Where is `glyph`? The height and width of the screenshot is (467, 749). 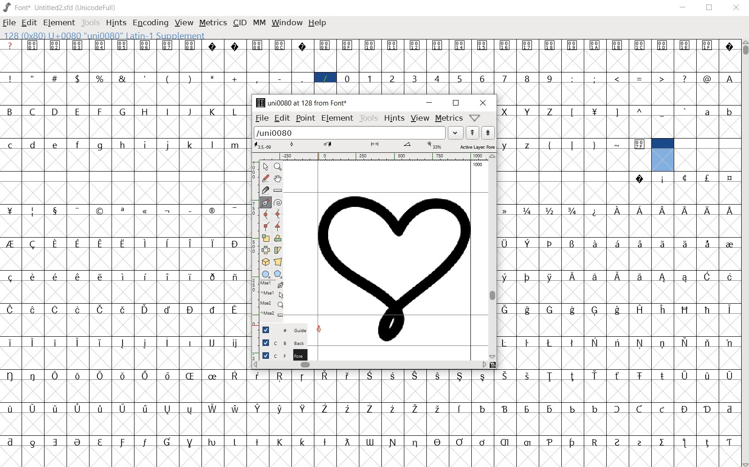 glyph is located at coordinates (684, 443).